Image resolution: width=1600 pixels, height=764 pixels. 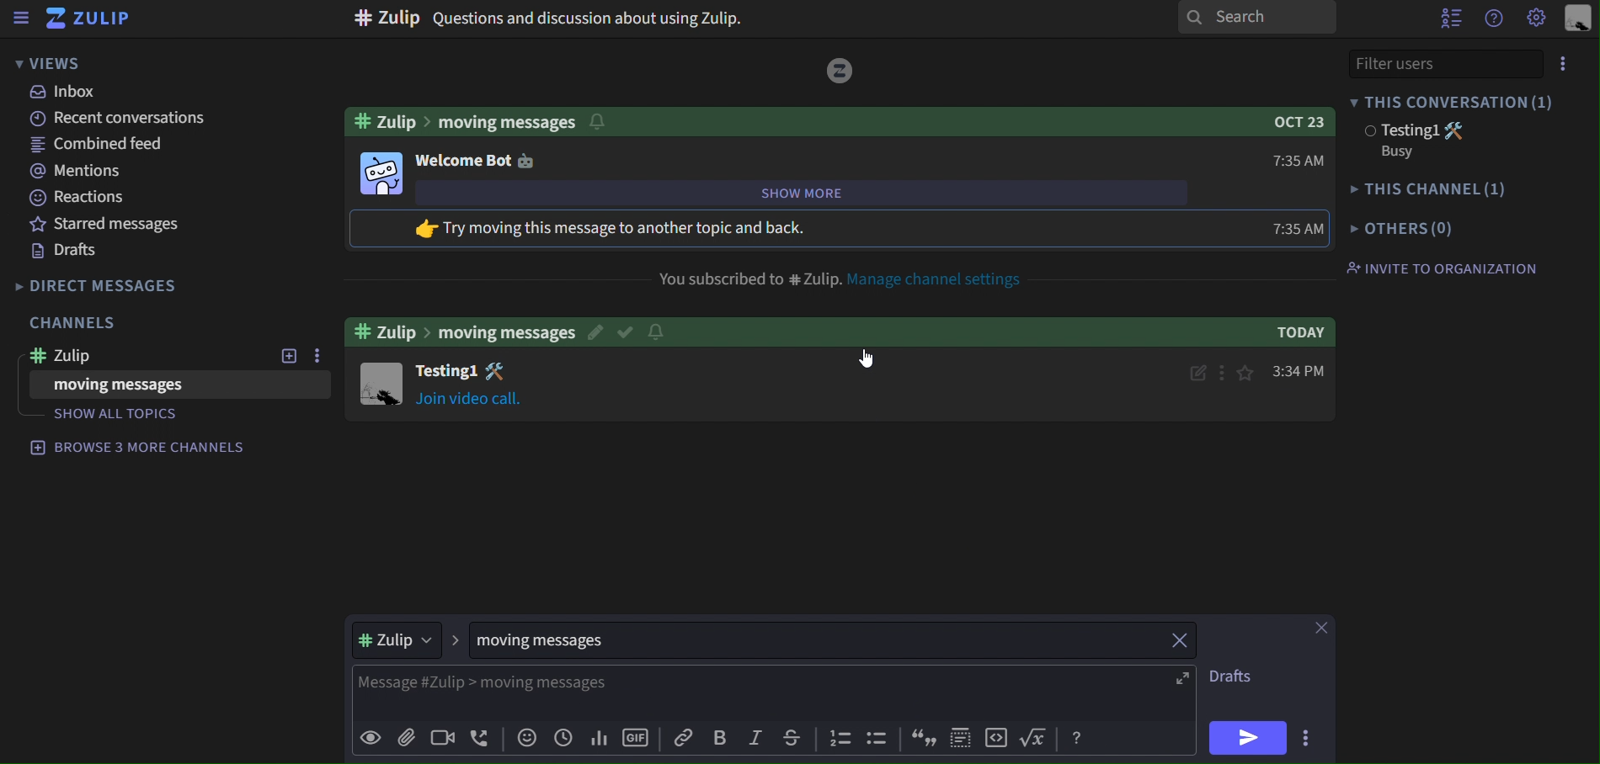 What do you see at coordinates (1183, 676) in the screenshot?
I see `expand fullscreen` at bounding box center [1183, 676].